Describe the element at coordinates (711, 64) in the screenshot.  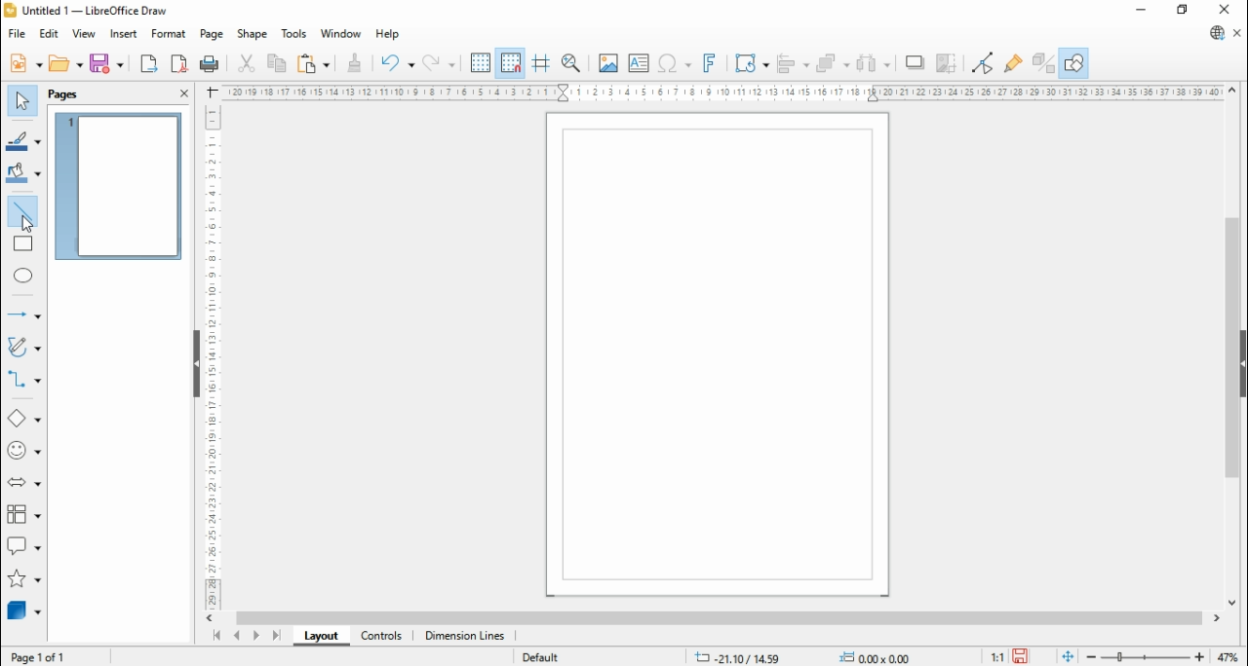
I see `insert fontwork text` at that location.